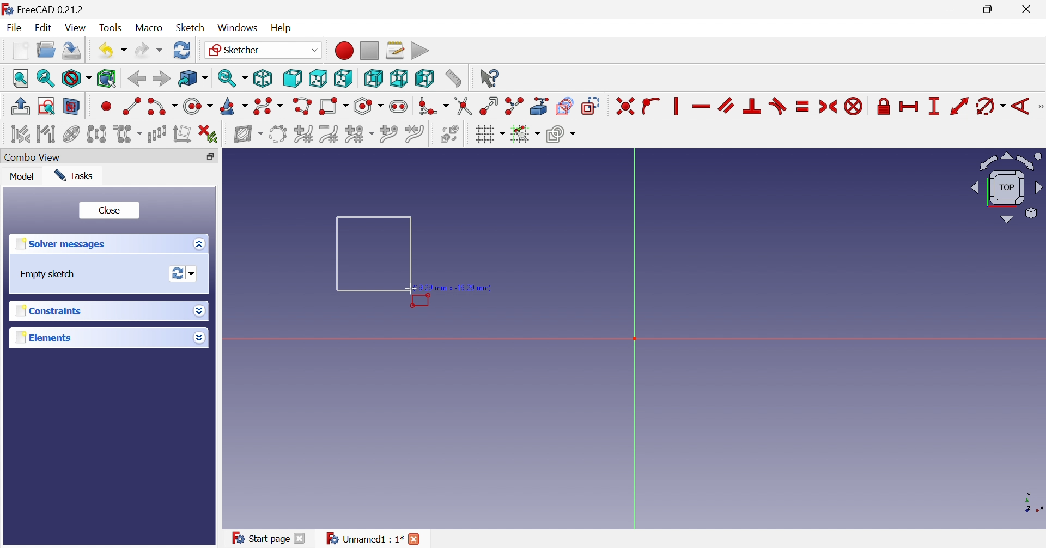 The width and height of the screenshot is (1046, 548). I want to click on Sync view, so click(233, 78).